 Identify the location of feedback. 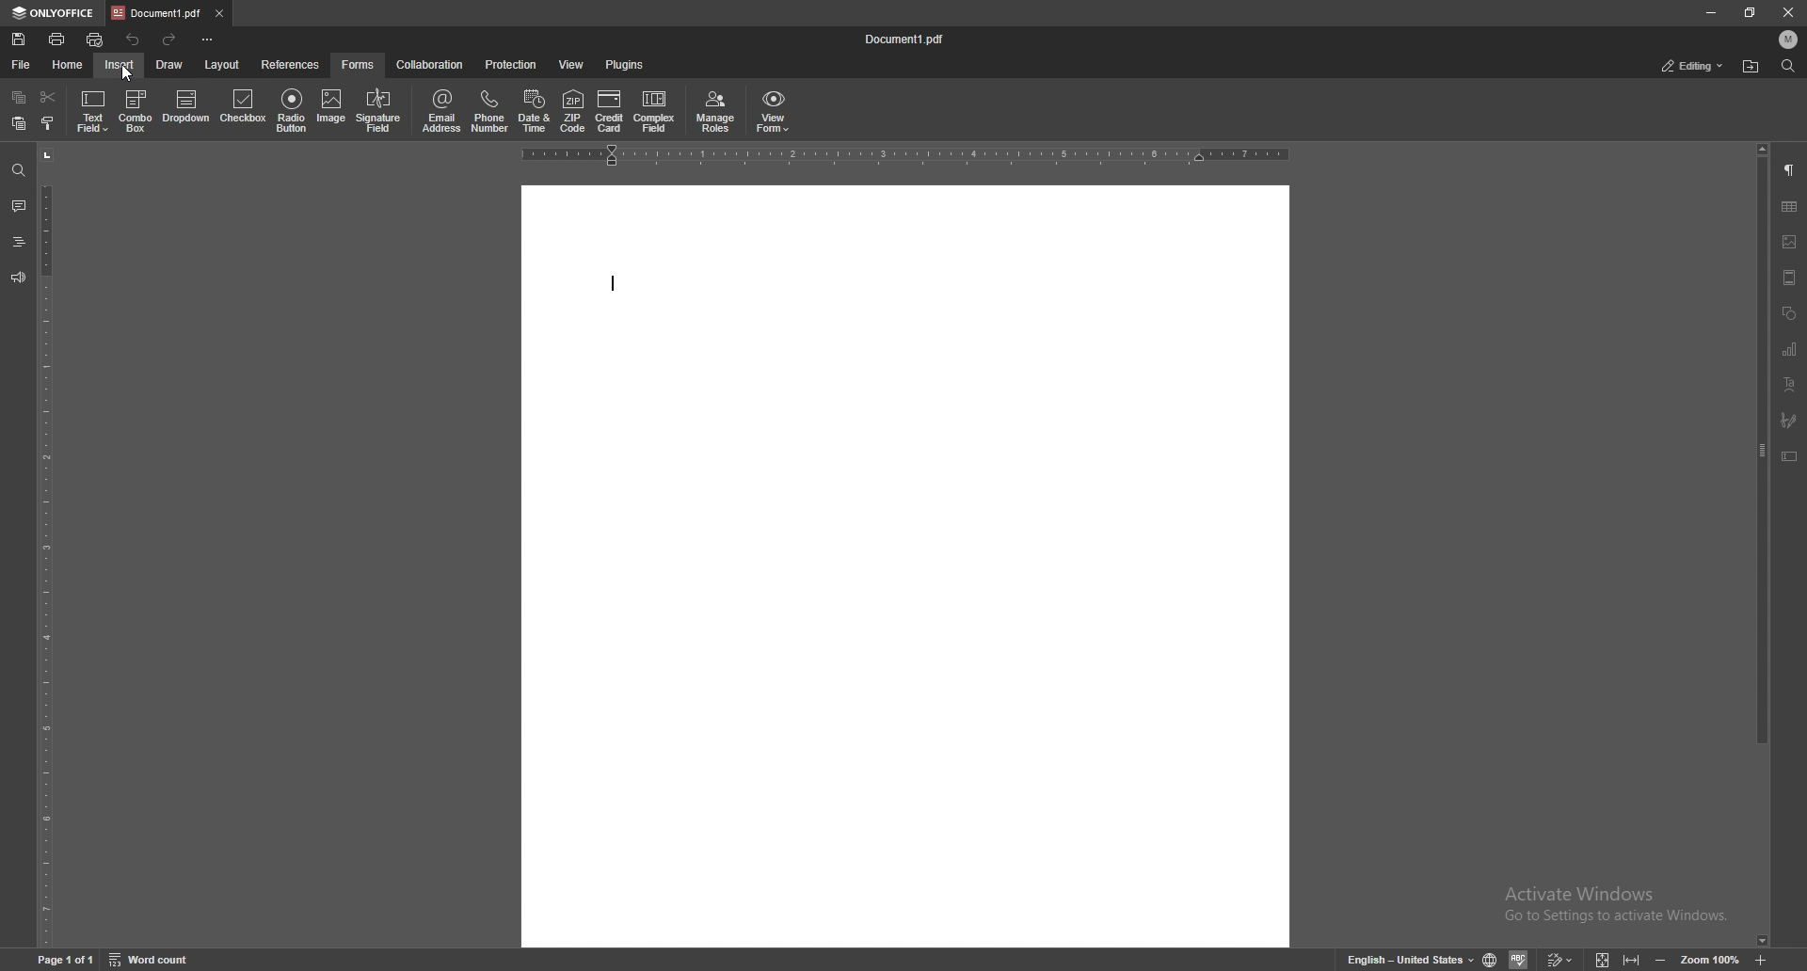
(18, 278).